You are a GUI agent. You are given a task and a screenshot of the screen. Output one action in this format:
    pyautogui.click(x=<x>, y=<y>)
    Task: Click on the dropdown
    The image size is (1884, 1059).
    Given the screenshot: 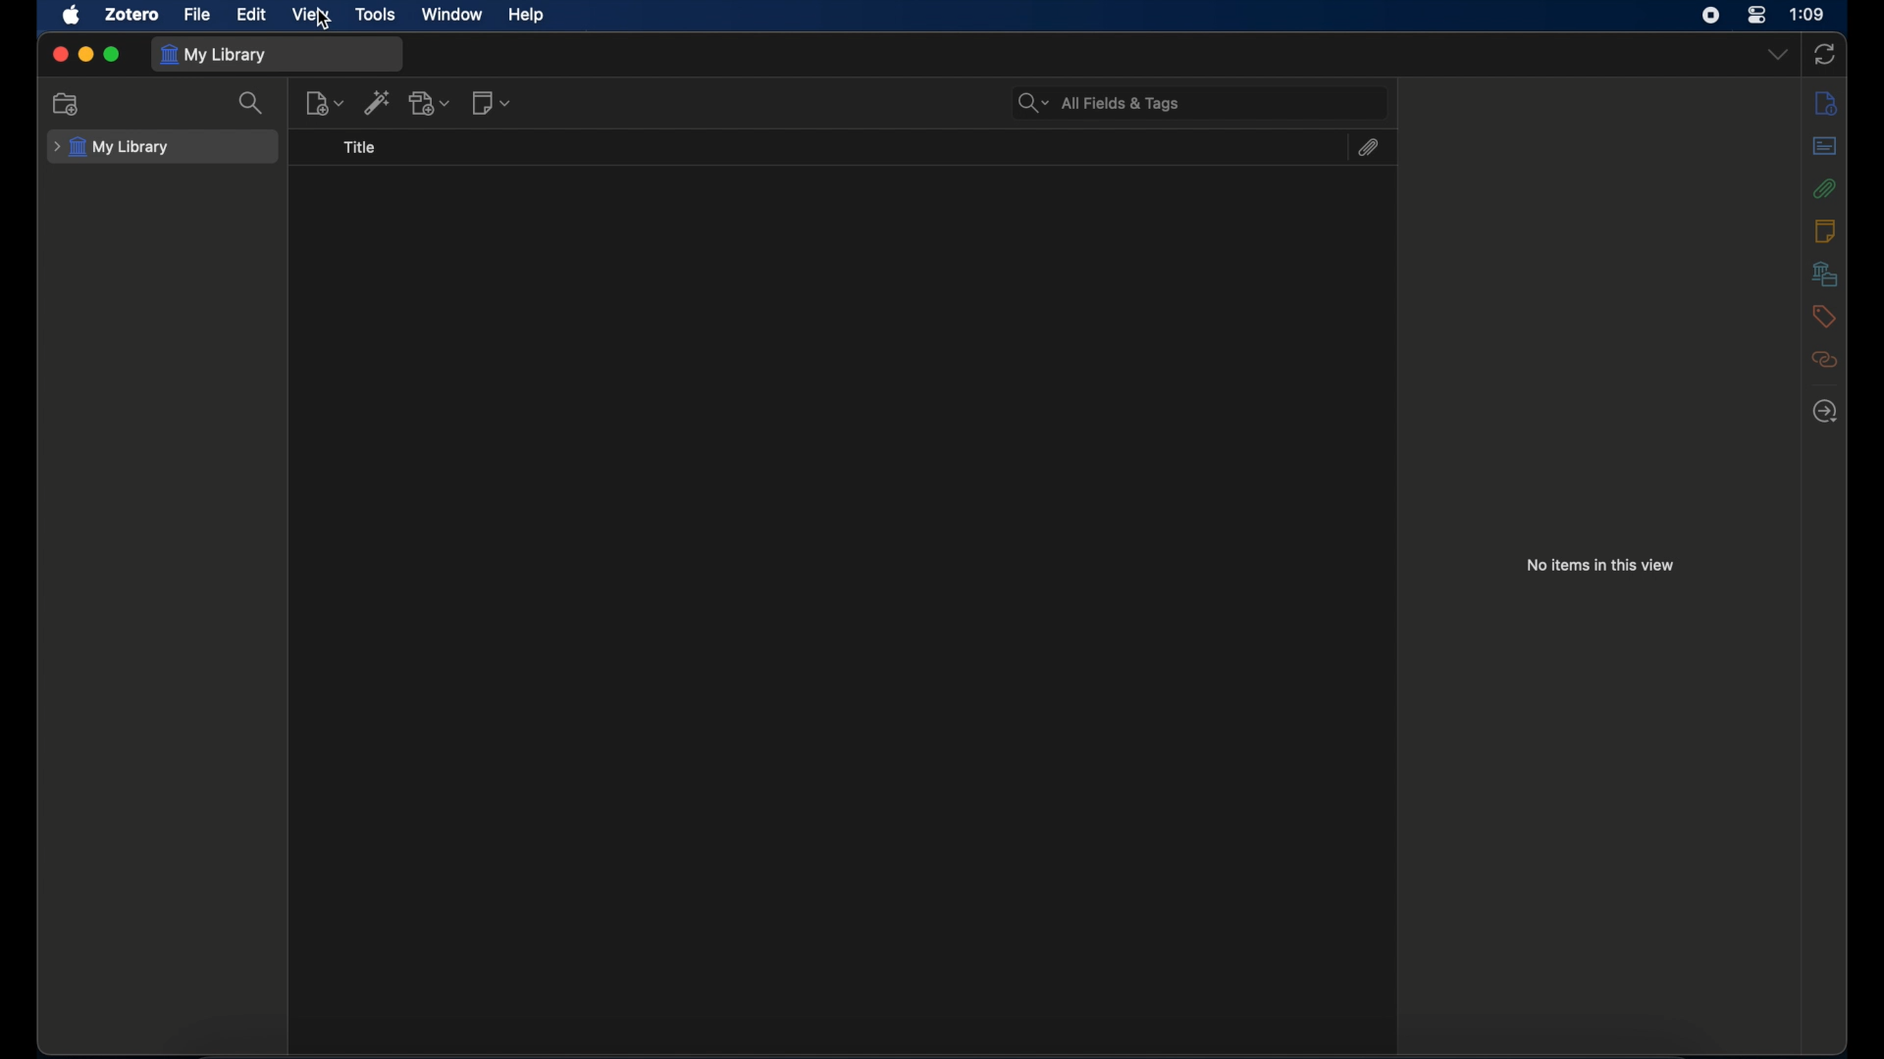 What is the action you would take?
    pyautogui.click(x=1777, y=54)
    